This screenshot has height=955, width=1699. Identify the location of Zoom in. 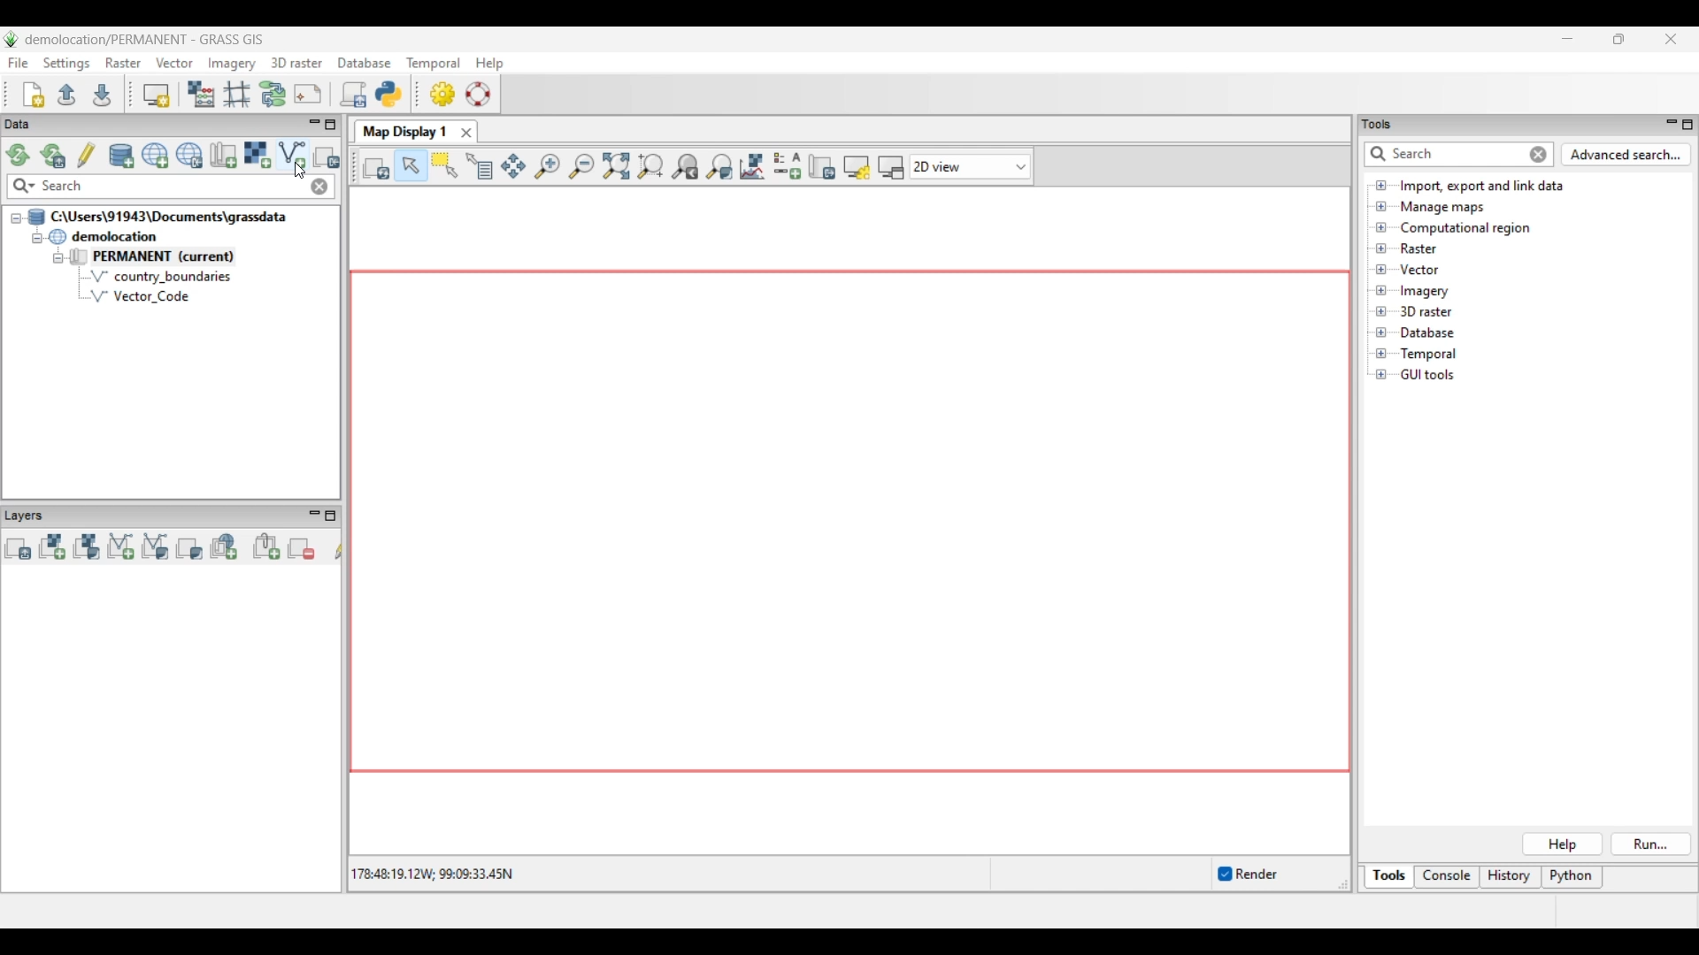
(547, 167).